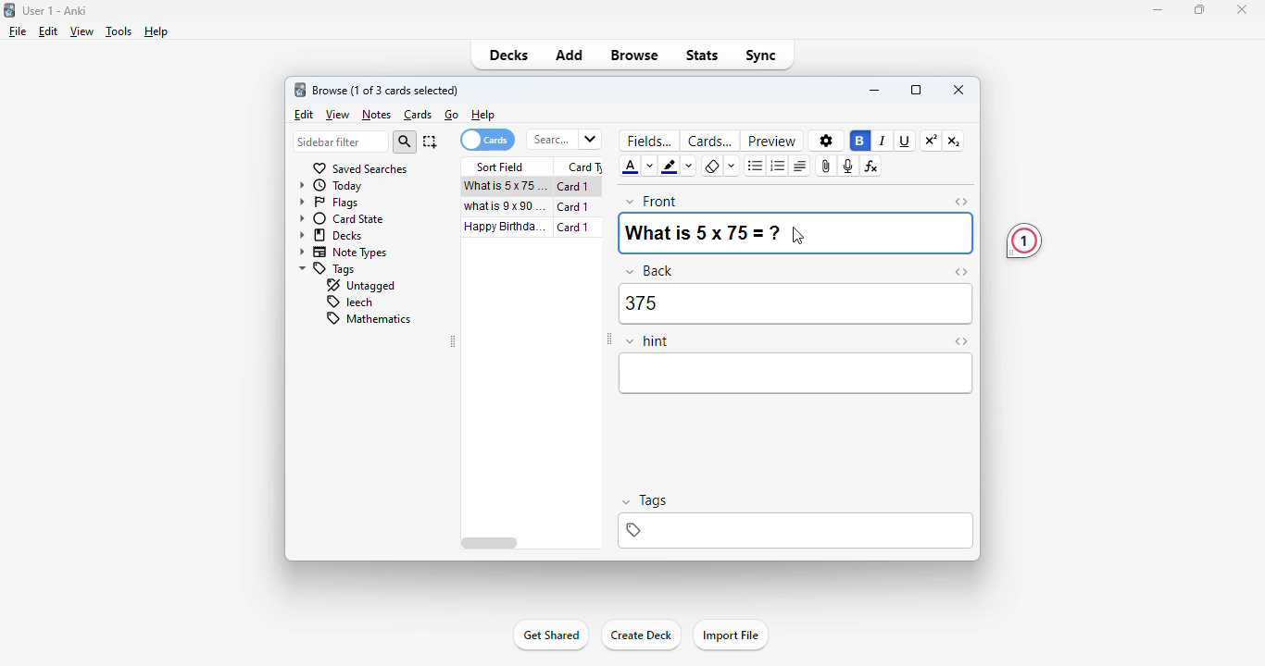  What do you see at coordinates (56, 10) in the screenshot?
I see `User 1 - Anki` at bounding box center [56, 10].